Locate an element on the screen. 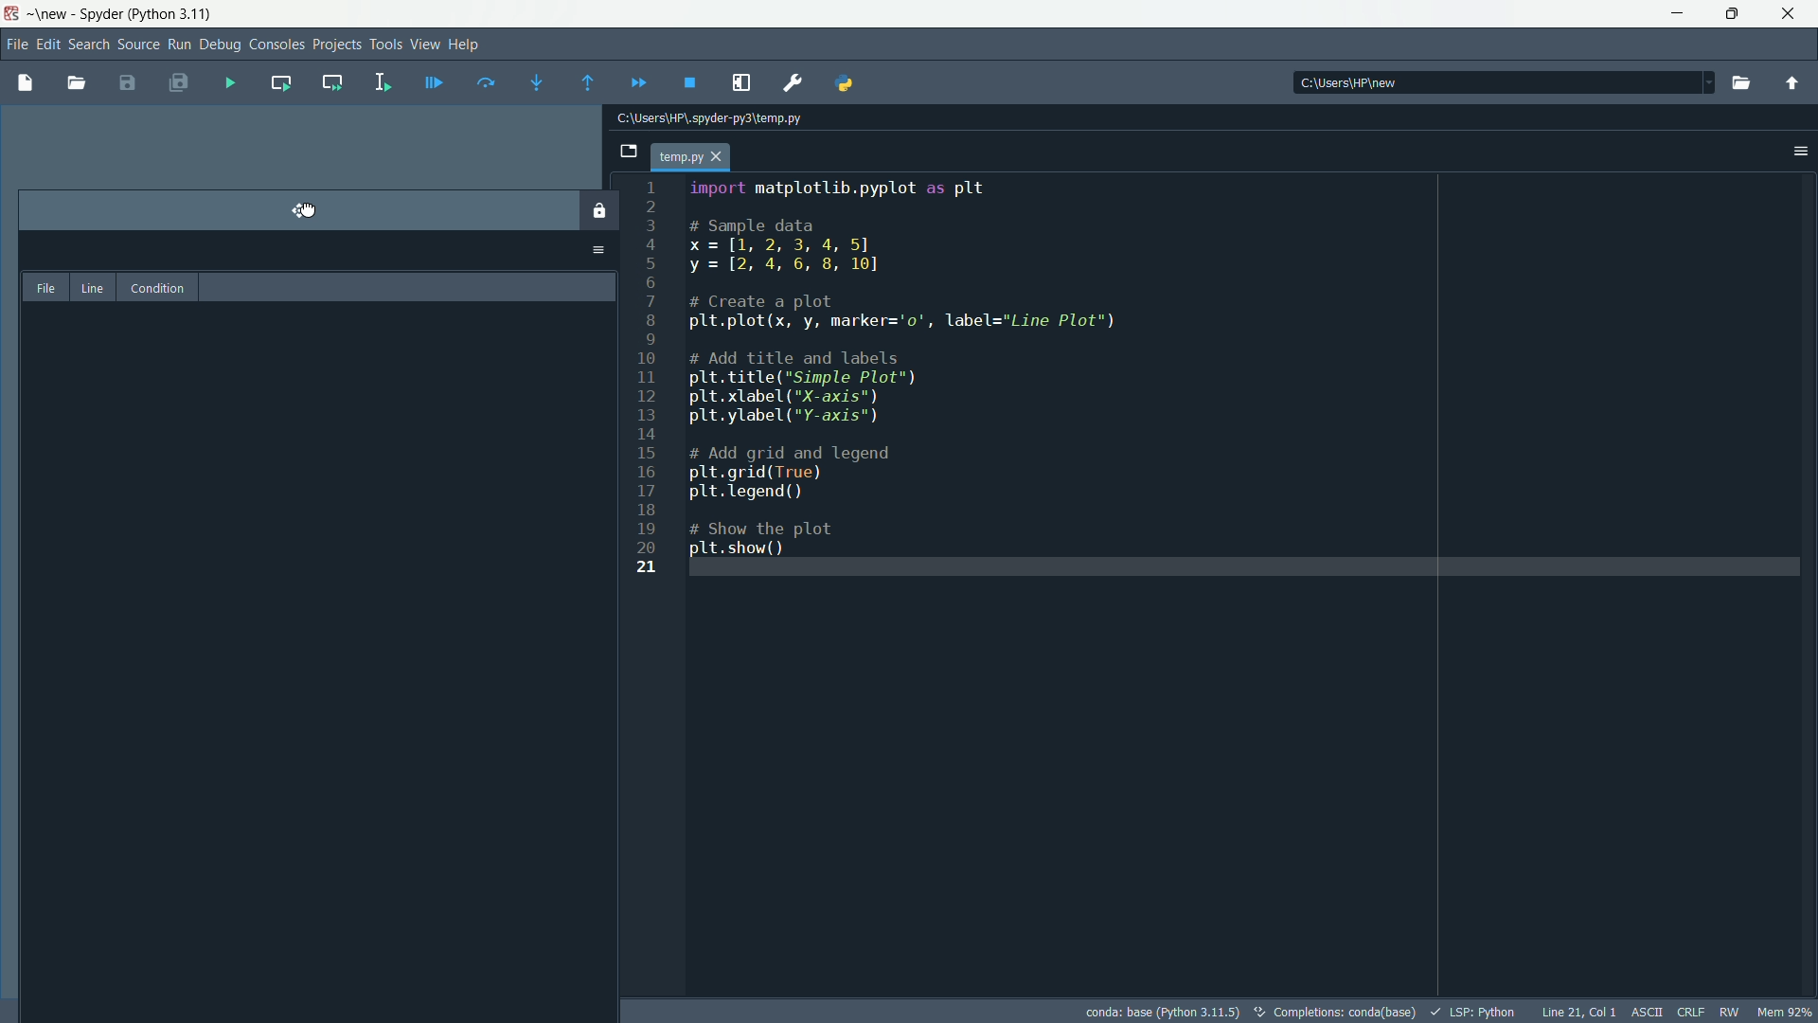  consoles menu is located at coordinates (276, 44).